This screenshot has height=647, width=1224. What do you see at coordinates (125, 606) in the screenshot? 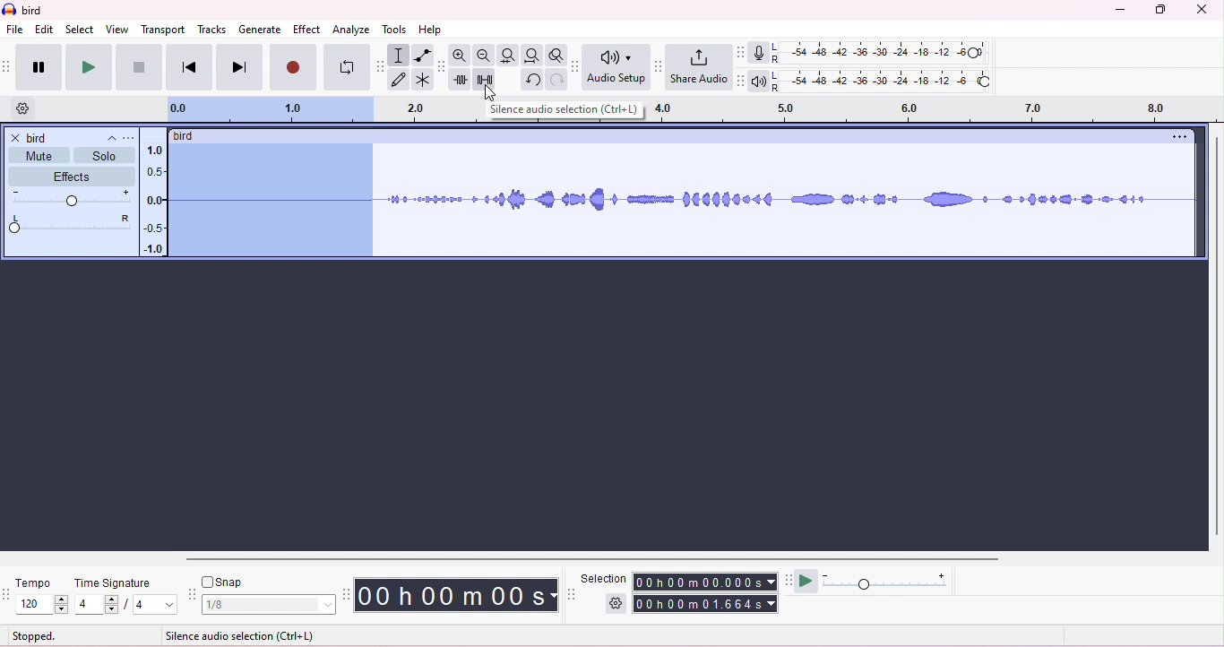
I see `4/4 (select time signature)` at bounding box center [125, 606].